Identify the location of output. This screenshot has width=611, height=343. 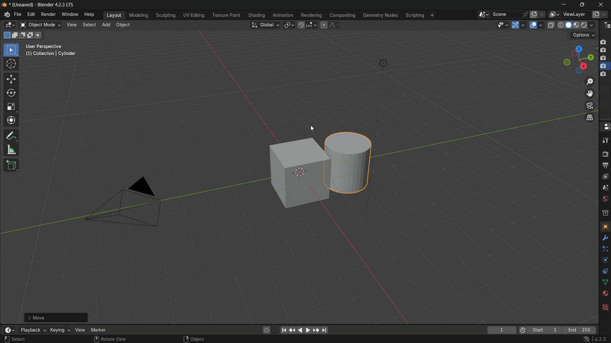
(605, 166).